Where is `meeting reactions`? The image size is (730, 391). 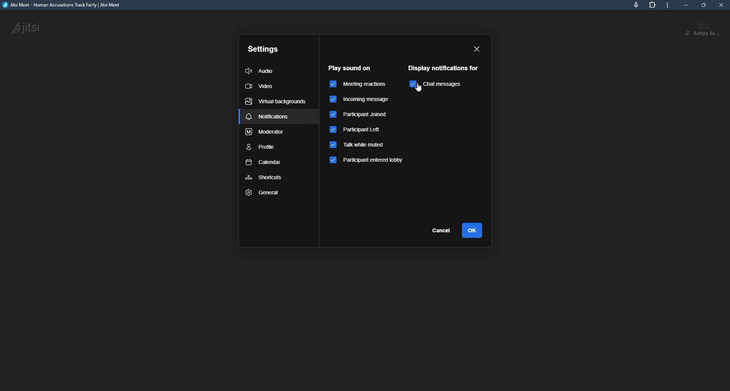
meeting reactions is located at coordinates (357, 85).